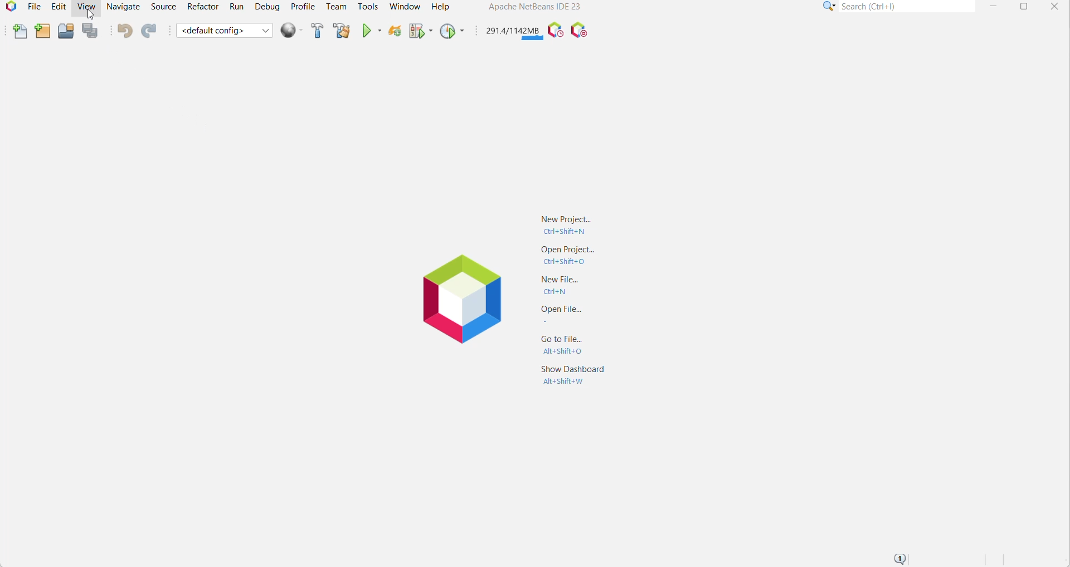  Describe the element at coordinates (225, 31) in the screenshot. I see `Set Project Configuration` at that location.